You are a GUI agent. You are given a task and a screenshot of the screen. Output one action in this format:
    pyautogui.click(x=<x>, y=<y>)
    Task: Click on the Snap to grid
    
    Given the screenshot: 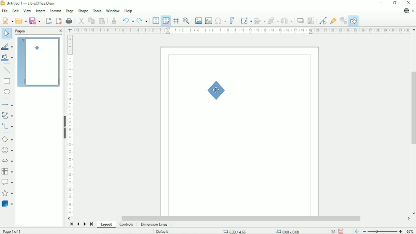 What is the action you would take?
    pyautogui.click(x=166, y=21)
    